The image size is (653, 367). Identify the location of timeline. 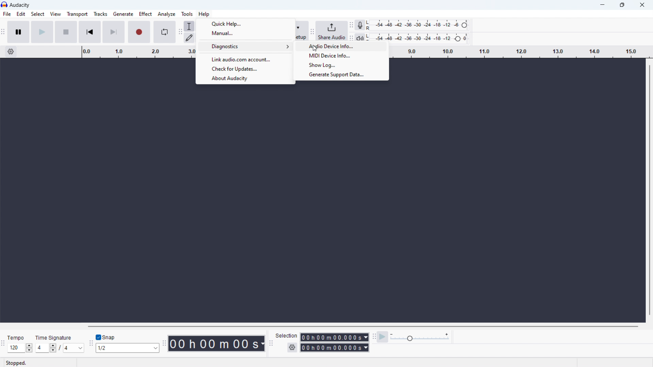
(134, 51).